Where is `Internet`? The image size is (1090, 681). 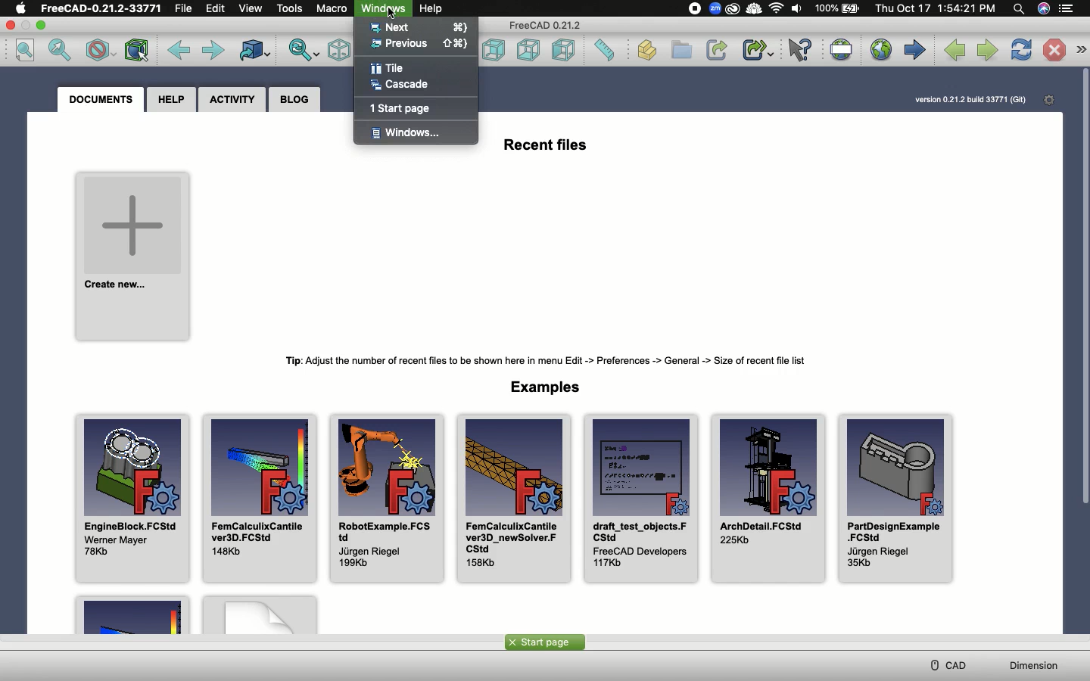 Internet is located at coordinates (776, 9).